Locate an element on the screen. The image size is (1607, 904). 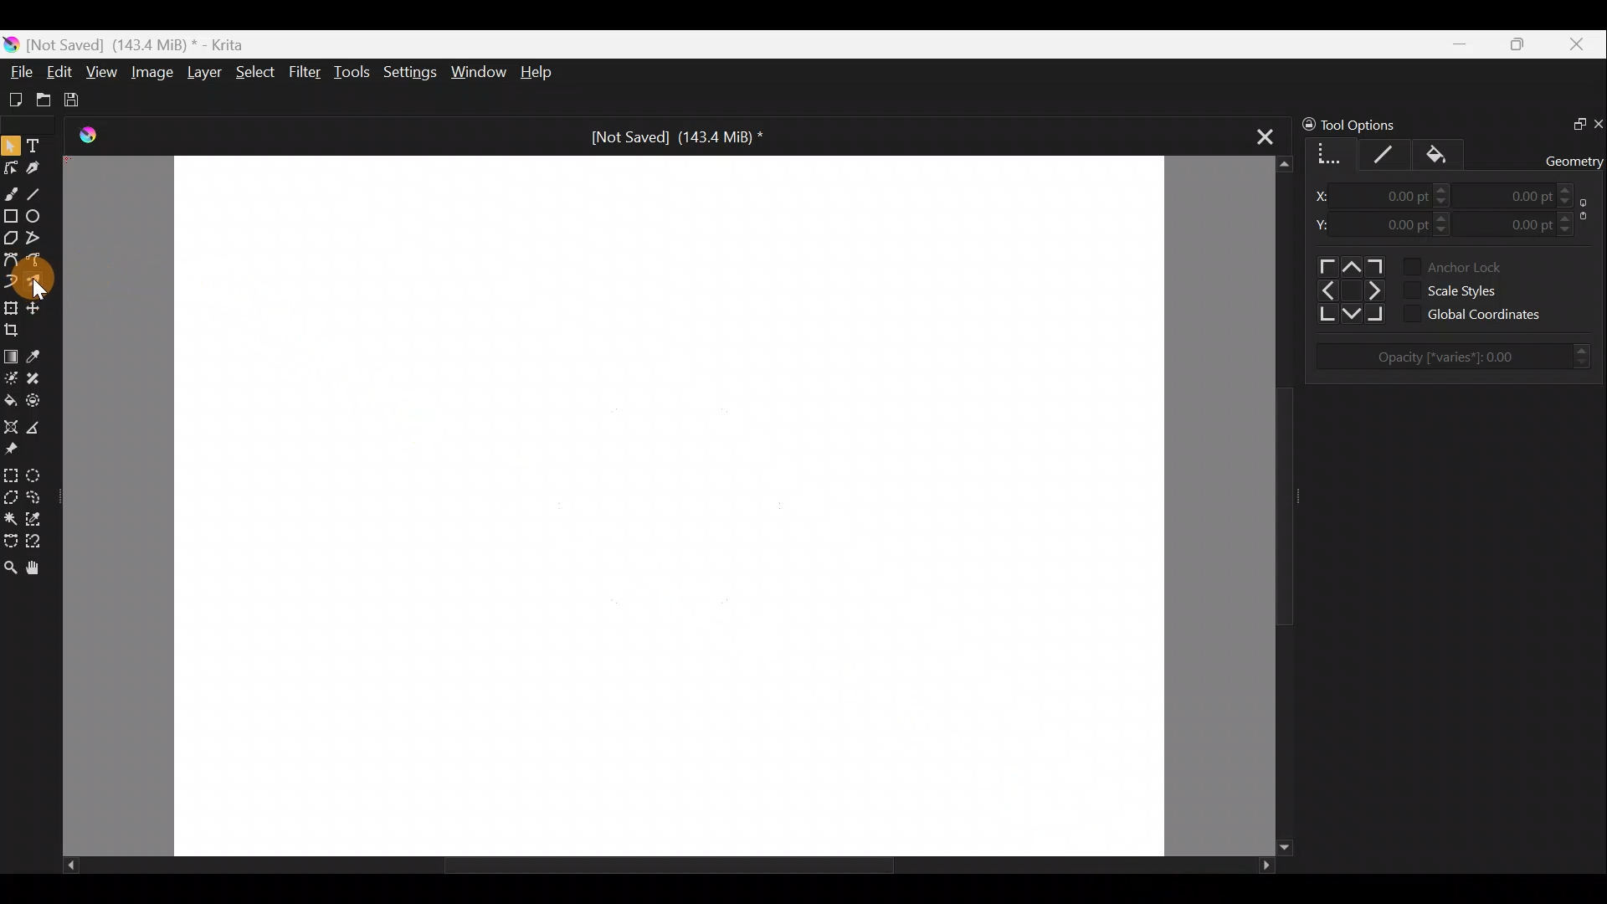
Sample a colour from image/current layer is located at coordinates (40, 355).